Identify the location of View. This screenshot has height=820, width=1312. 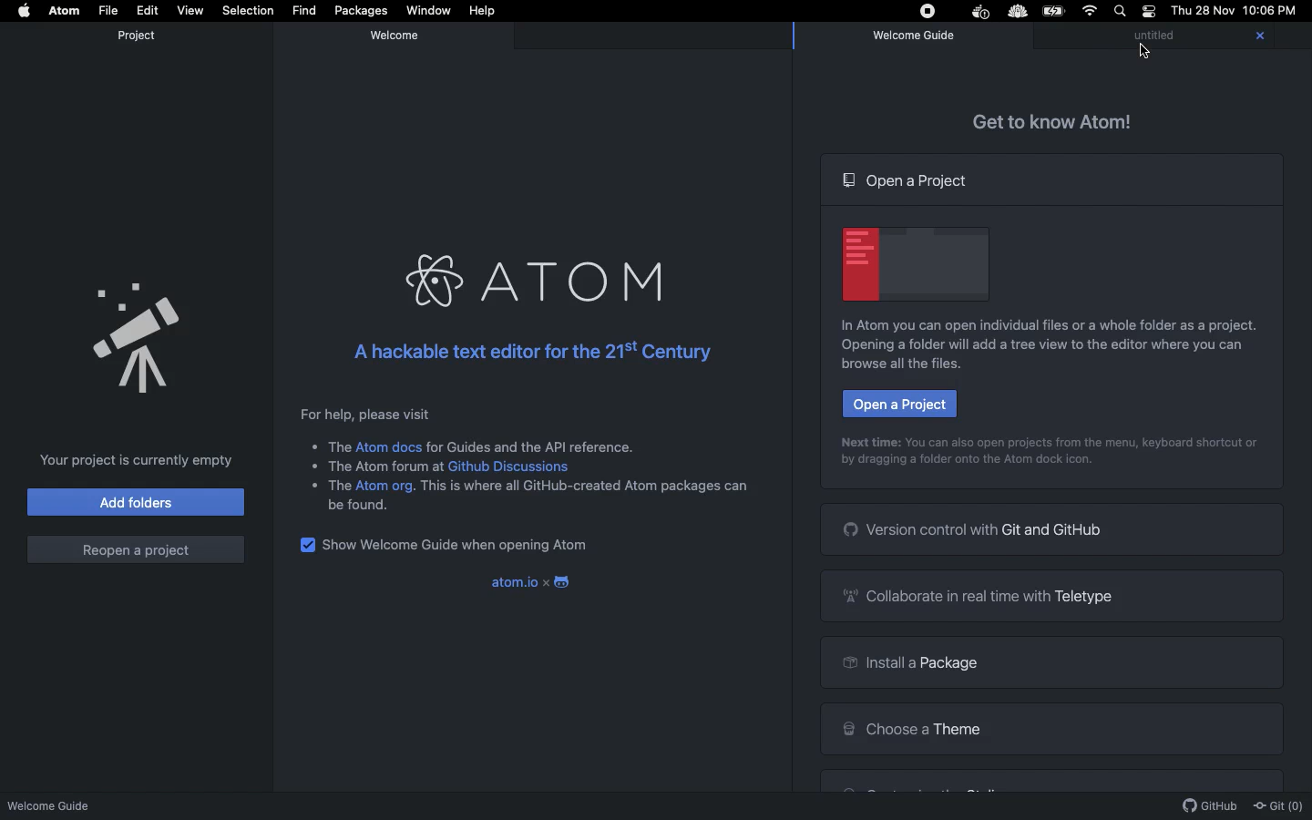
(188, 9).